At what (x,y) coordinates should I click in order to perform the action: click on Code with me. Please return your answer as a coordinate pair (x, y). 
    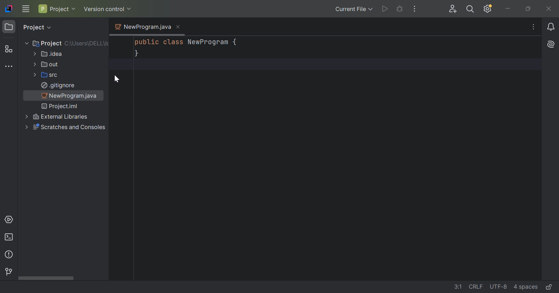
    Looking at the image, I should click on (453, 9).